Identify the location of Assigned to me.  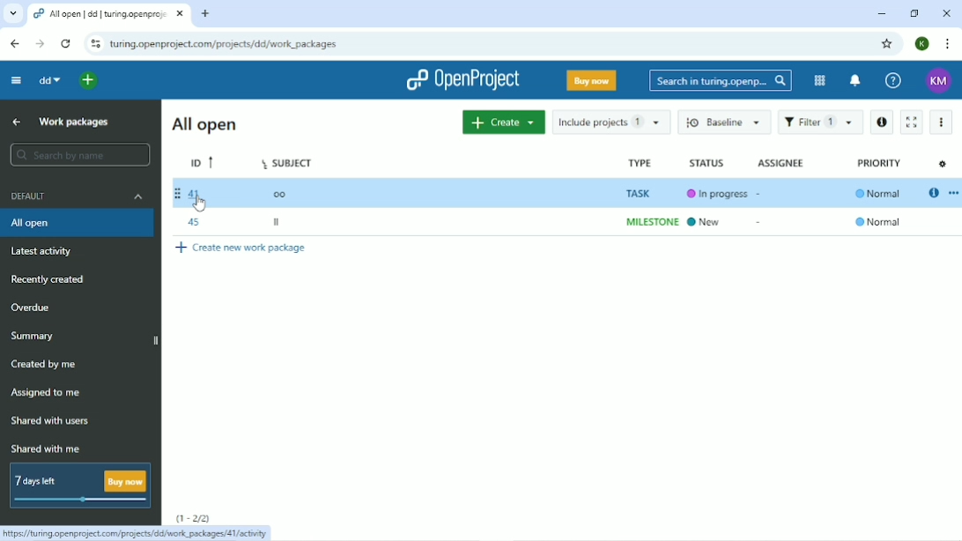
(48, 392).